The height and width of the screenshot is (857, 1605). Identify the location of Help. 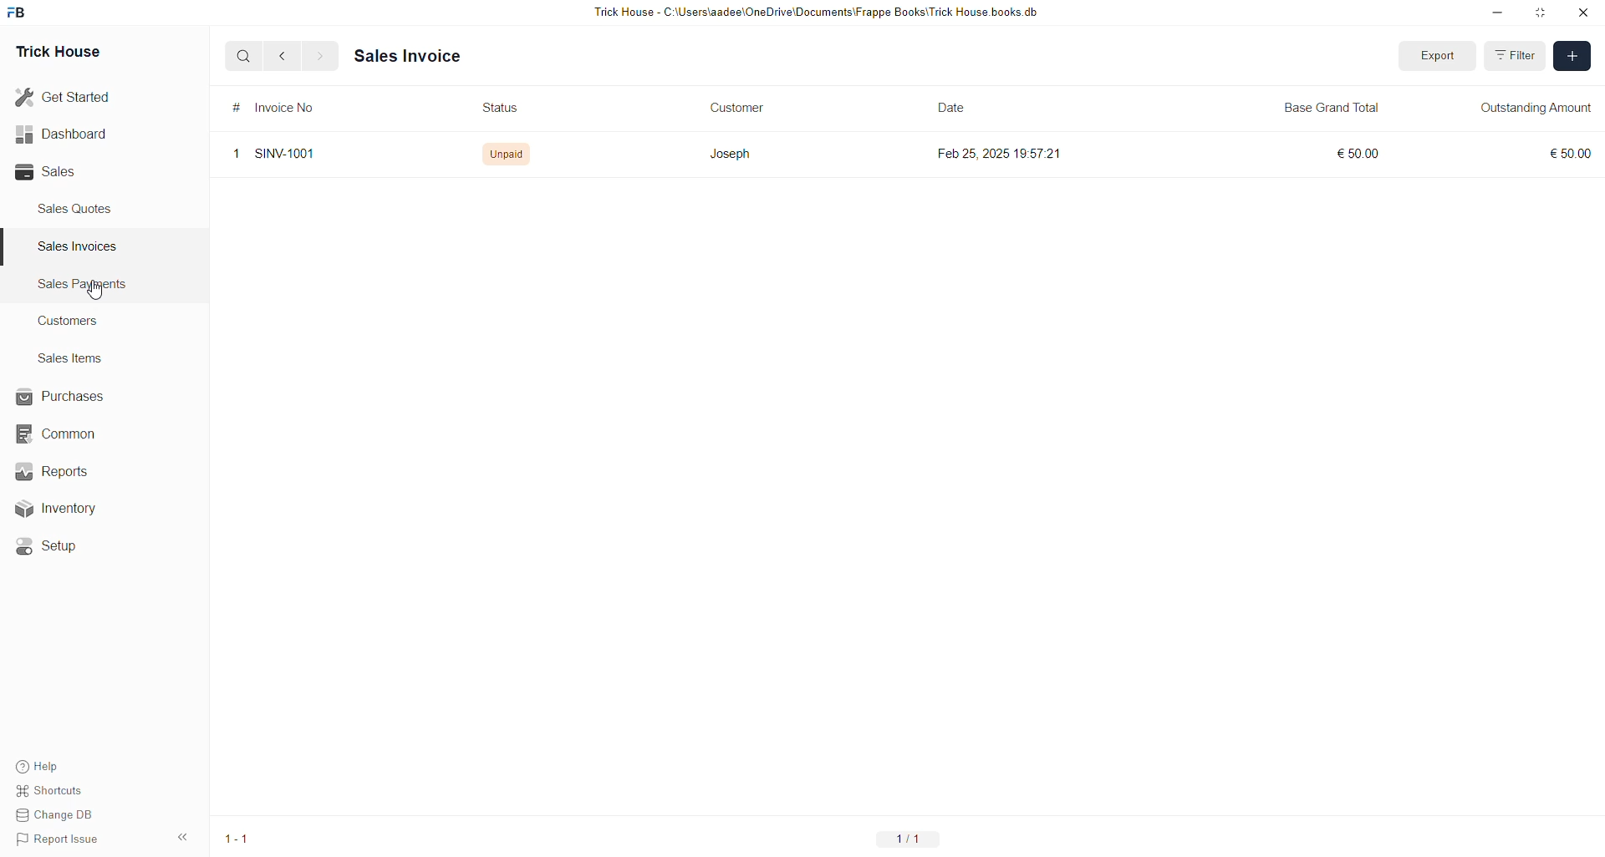
(40, 762).